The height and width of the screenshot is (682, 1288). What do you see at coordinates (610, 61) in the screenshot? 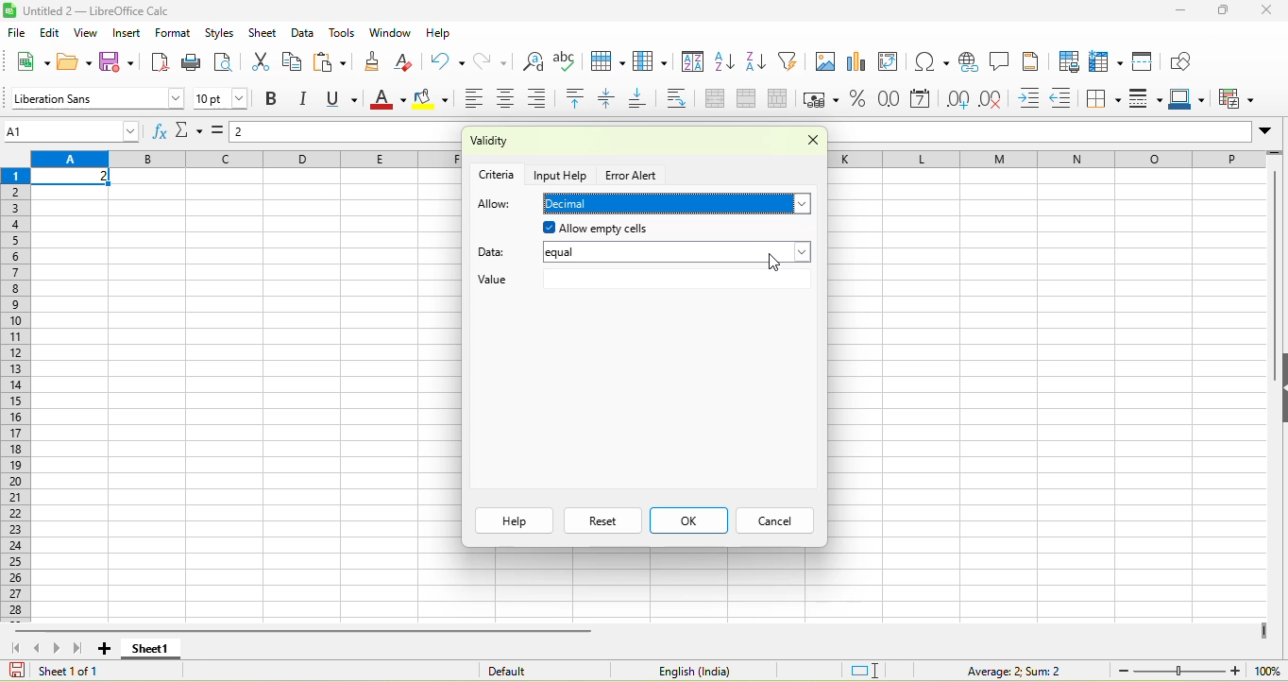
I see `row` at bounding box center [610, 61].